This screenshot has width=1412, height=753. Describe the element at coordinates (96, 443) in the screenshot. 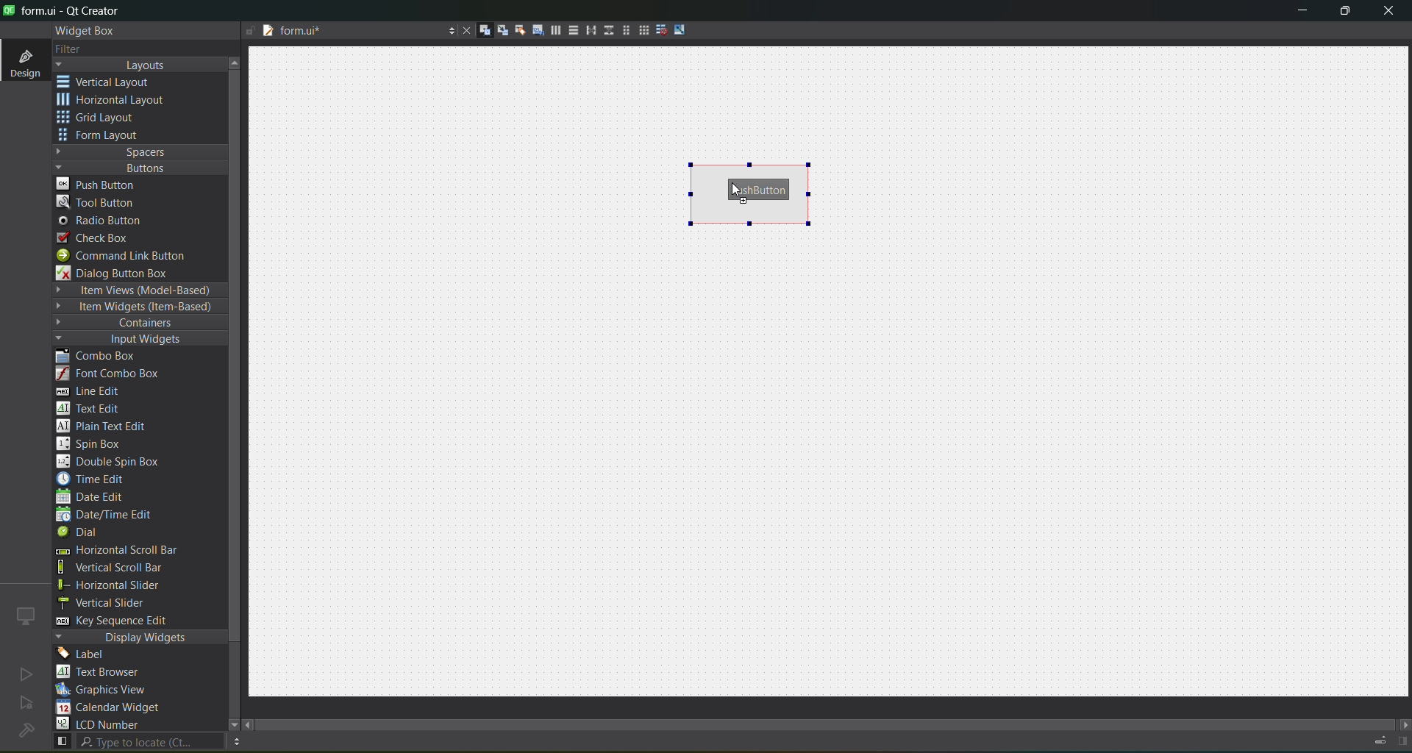

I see `spin box` at that location.